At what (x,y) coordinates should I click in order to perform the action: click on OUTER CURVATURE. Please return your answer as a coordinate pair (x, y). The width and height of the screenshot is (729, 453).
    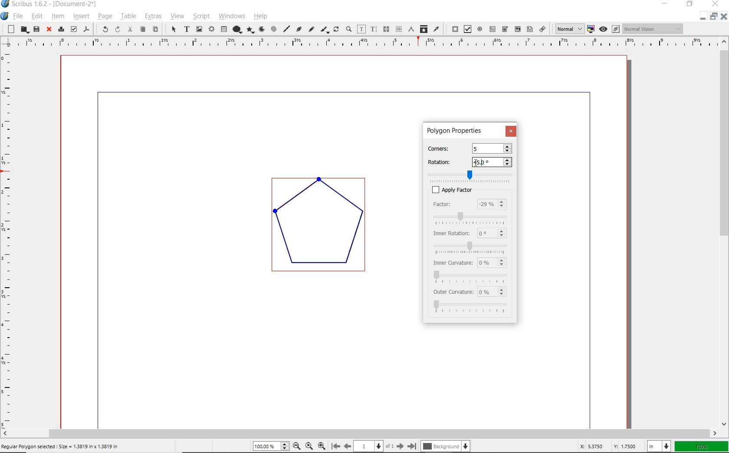
    Looking at the image, I should click on (453, 293).